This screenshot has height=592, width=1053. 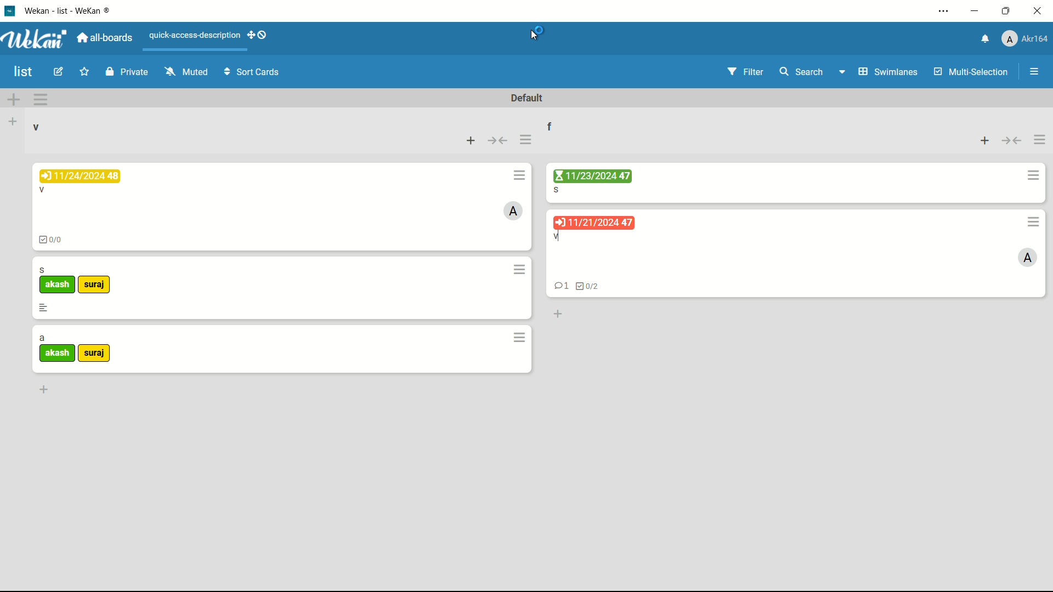 What do you see at coordinates (42, 191) in the screenshot?
I see `card name` at bounding box center [42, 191].